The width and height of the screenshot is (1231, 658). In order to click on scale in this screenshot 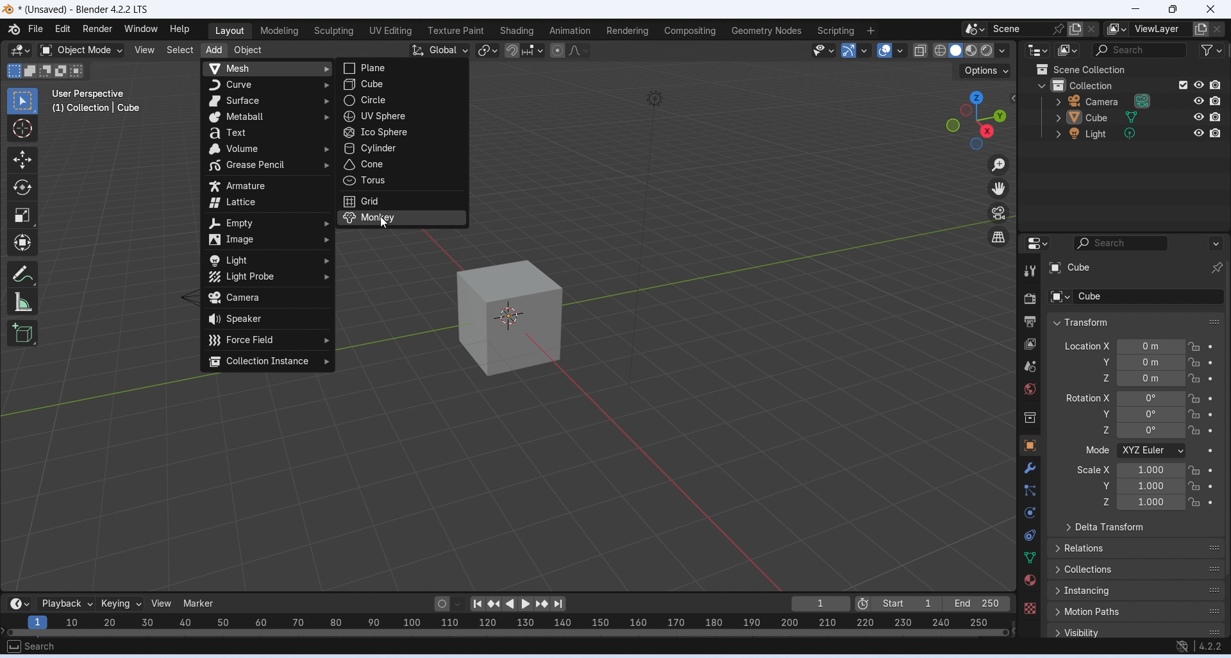, I will do `click(1150, 503)`.